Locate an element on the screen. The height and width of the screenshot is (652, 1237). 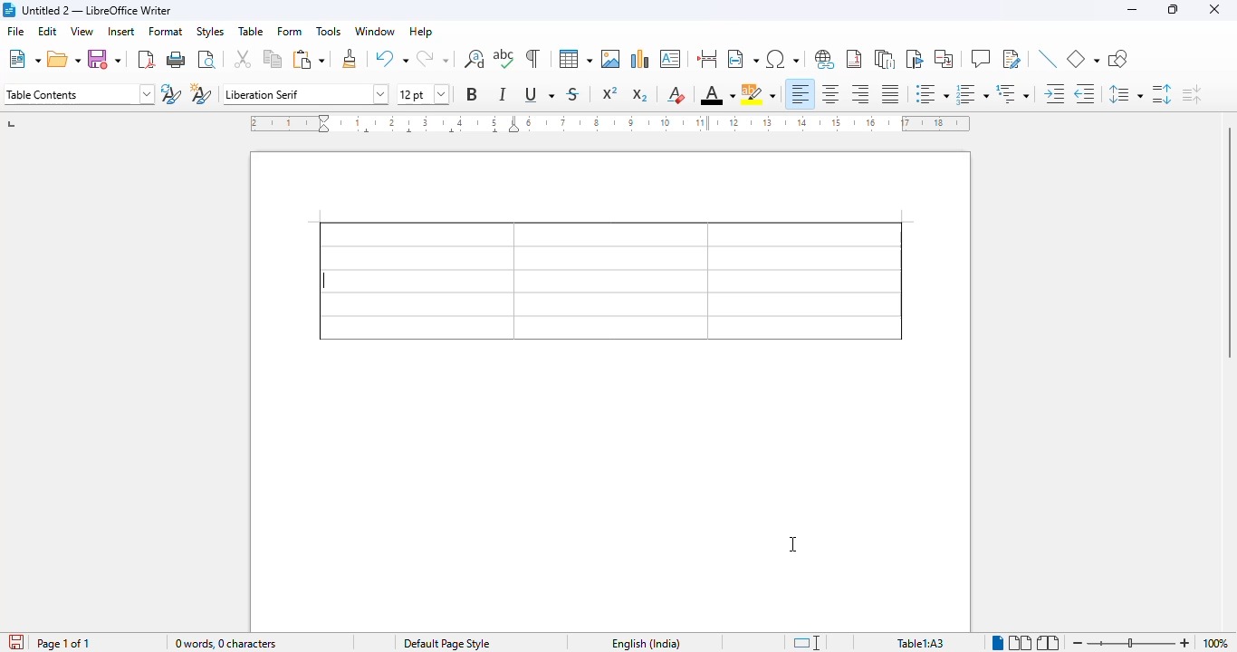
form is located at coordinates (291, 32).